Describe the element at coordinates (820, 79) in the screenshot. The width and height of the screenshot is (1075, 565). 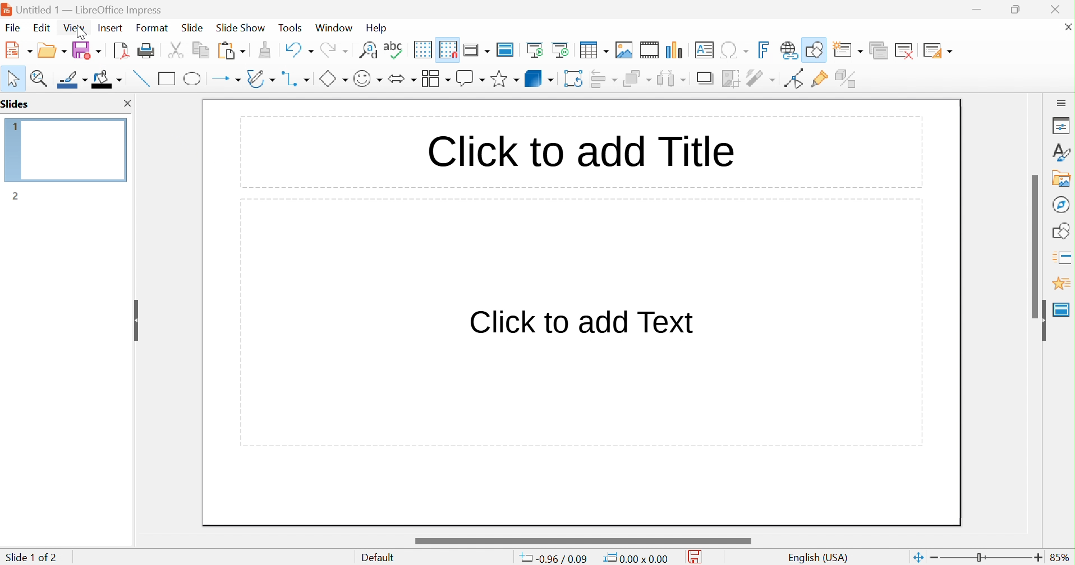
I see `show gluepoint functions` at that location.